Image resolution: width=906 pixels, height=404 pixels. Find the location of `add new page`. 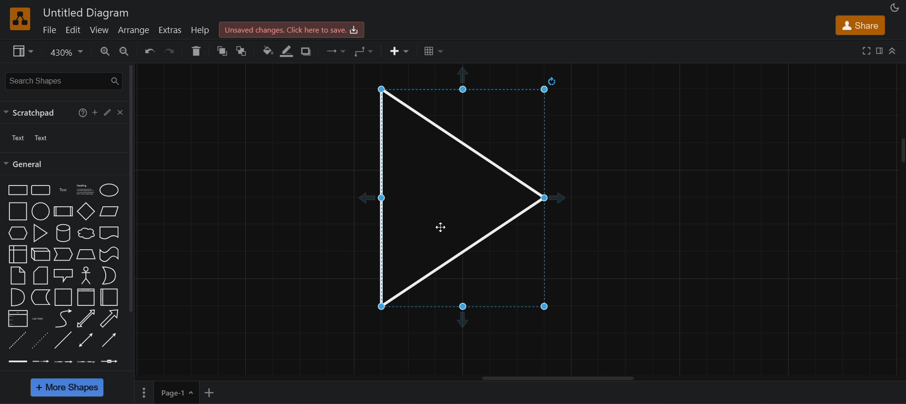

add new page is located at coordinates (217, 392).